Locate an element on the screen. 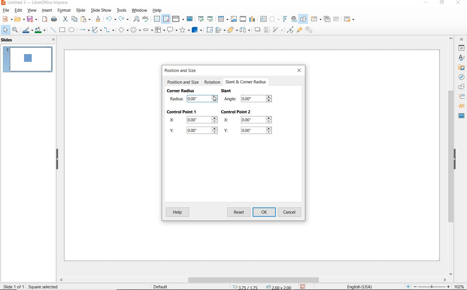 The height and width of the screenshot is (290, 467). slide transition is located at coordinates (461, 97).